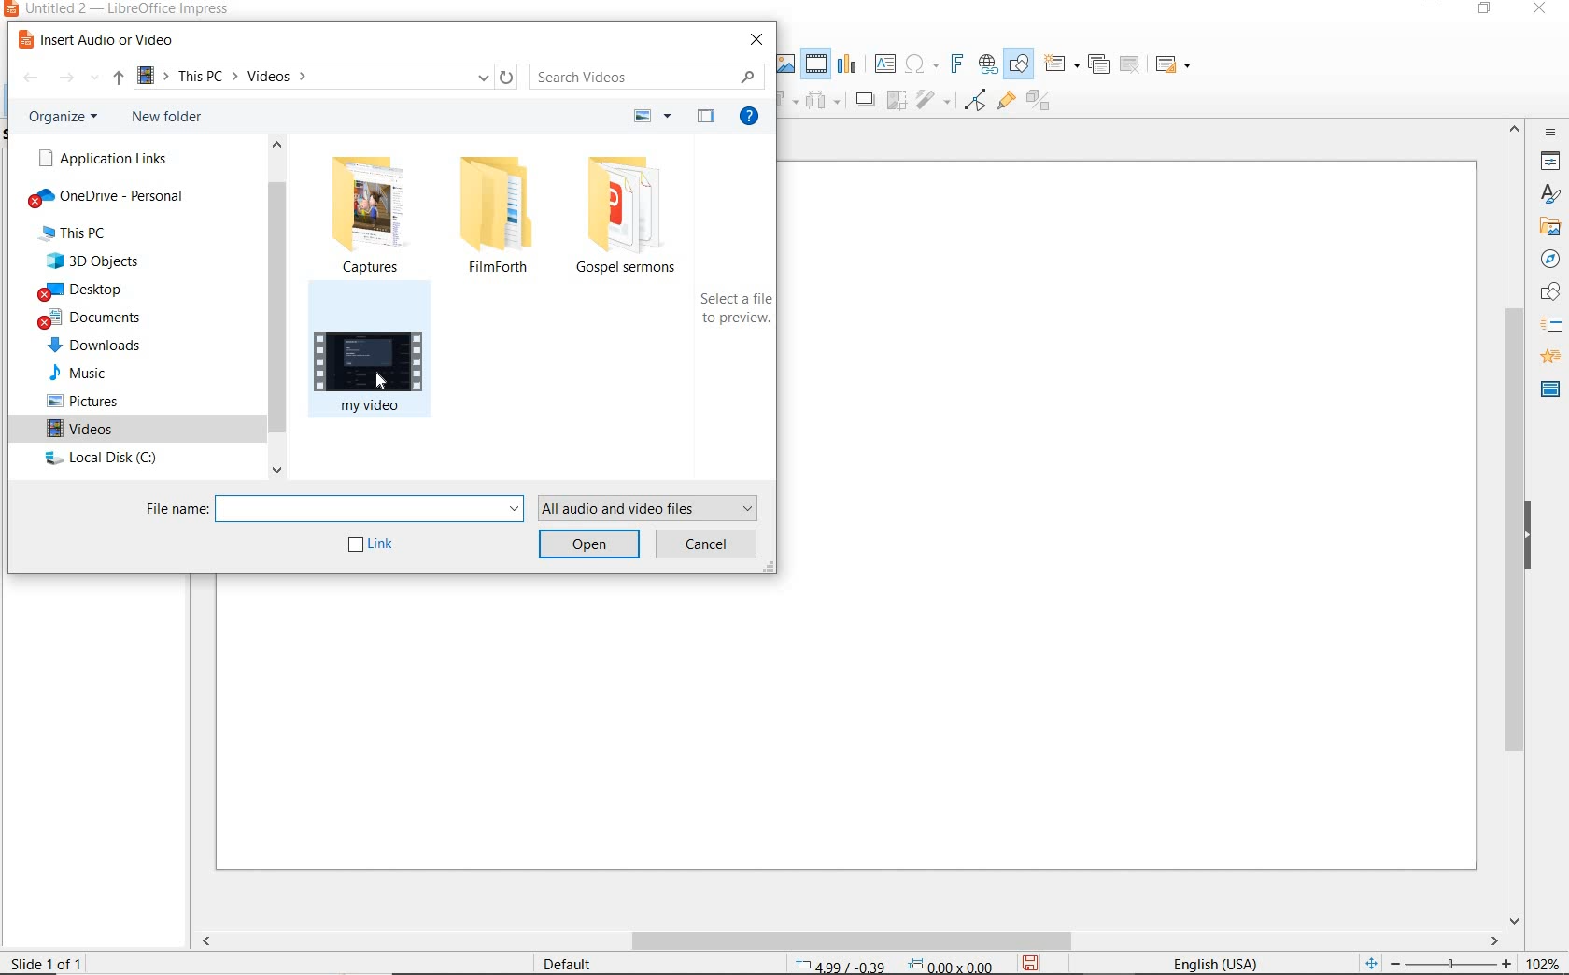 The image size is (1569, 975). What do you see at coordinates (653, 507) in the screenshot?
I see `all audio and video files` at bounding box center [653, 507].